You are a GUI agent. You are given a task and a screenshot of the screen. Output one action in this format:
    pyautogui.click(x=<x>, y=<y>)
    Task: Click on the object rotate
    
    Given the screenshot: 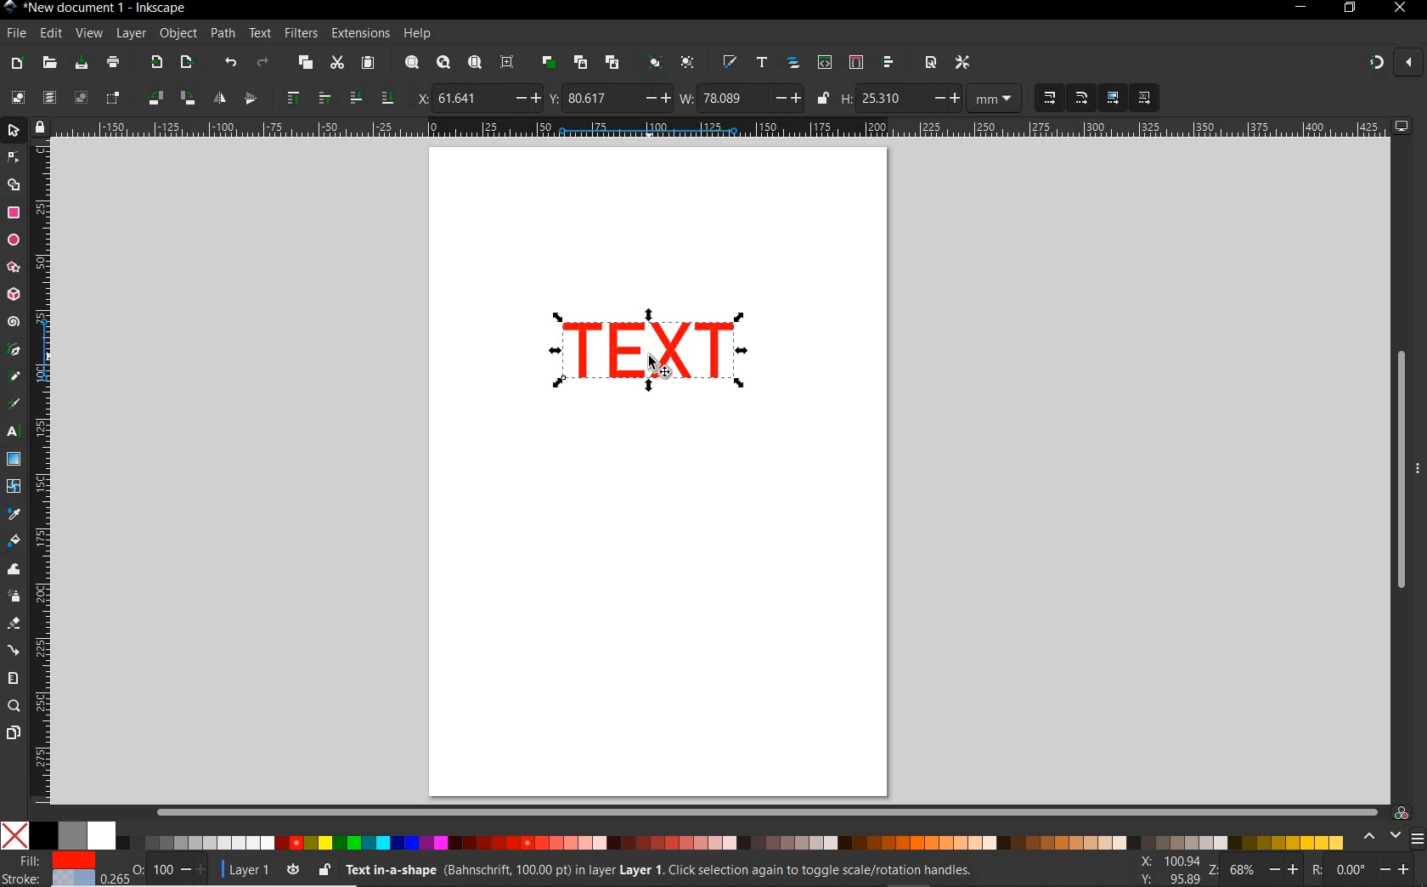 What is the action you would take?
    pyautogui.click(x=170, y=99)
    